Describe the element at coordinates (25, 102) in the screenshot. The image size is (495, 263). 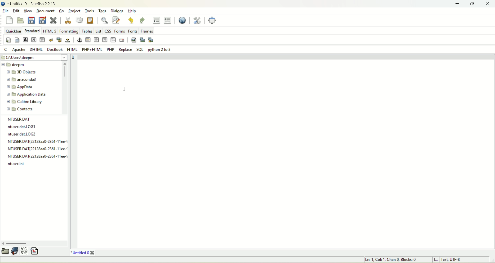
I see `folder name` at that location.